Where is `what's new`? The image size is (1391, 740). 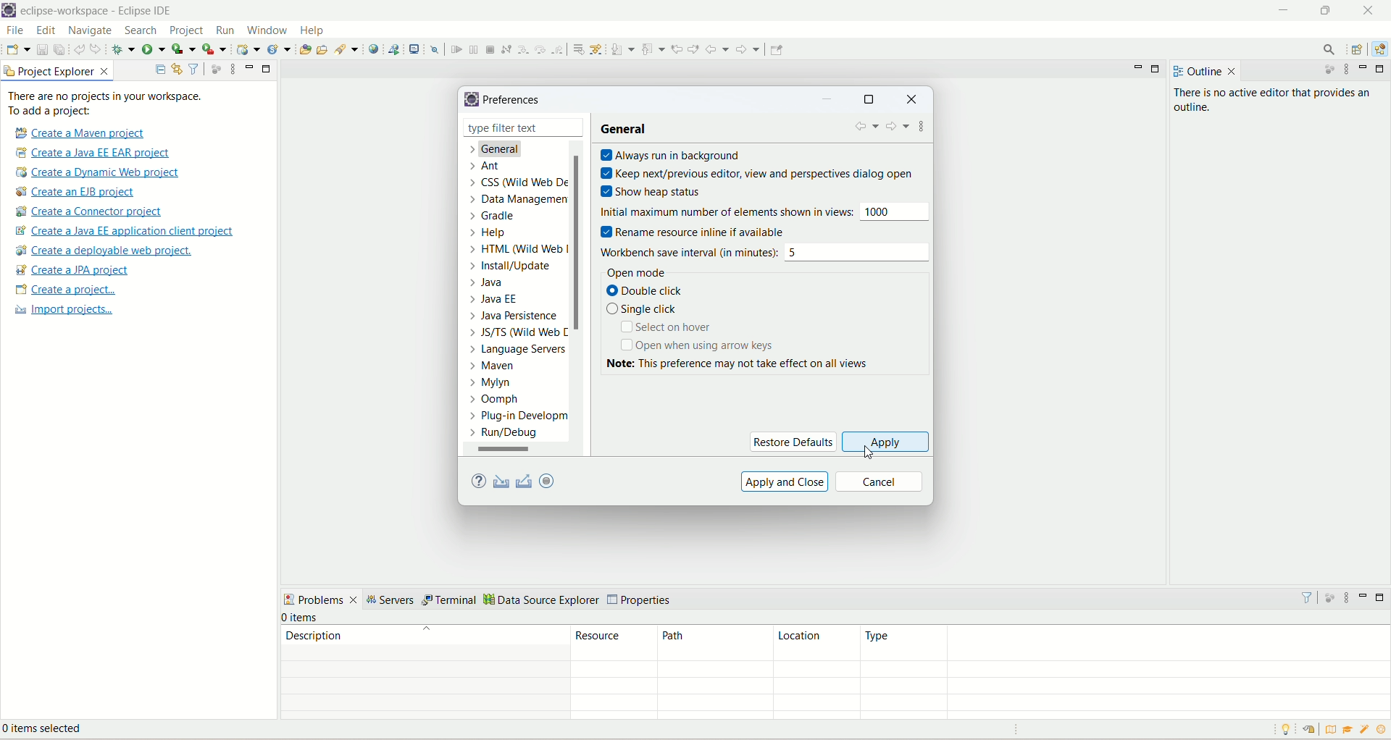
what's new is located at coordinates (1366, 731).